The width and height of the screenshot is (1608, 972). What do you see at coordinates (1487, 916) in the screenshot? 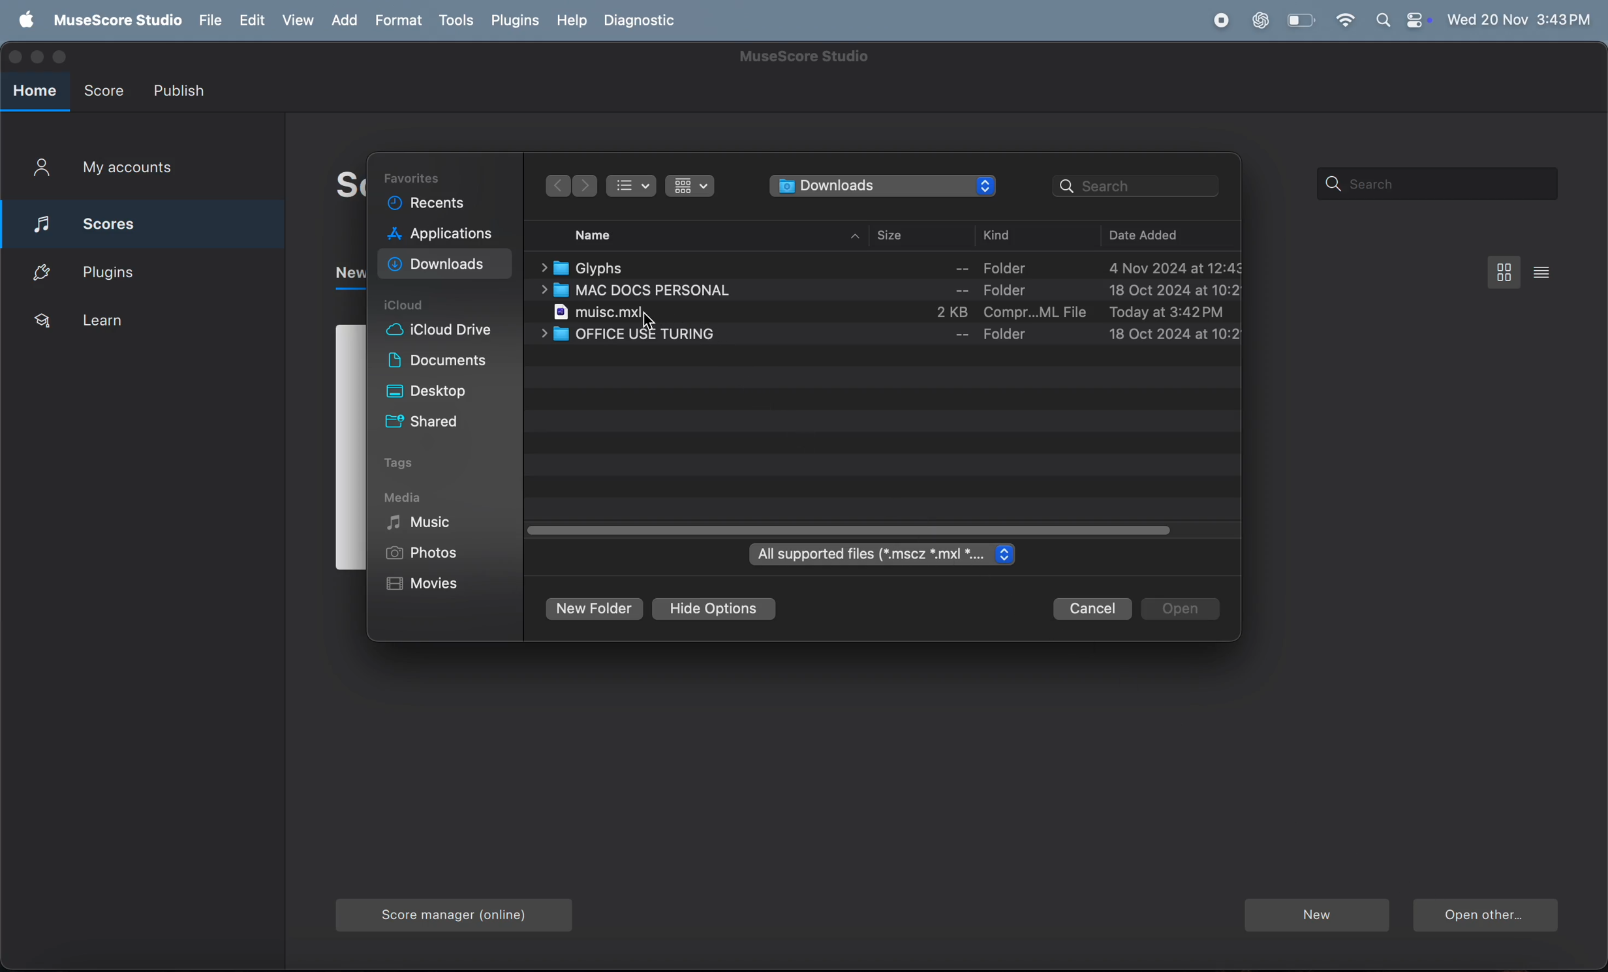
I see `open another` at bounding box center [1487, 916].